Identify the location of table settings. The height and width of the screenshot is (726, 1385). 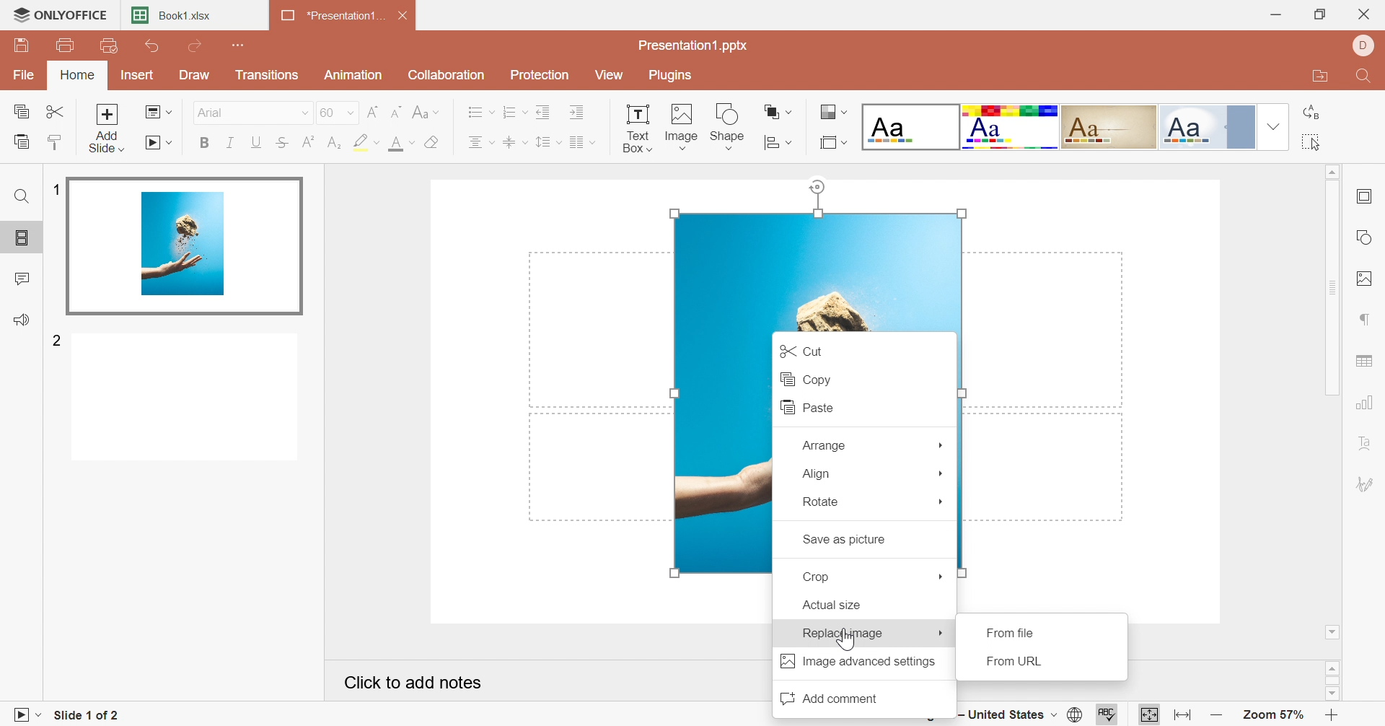
(1367, 362).